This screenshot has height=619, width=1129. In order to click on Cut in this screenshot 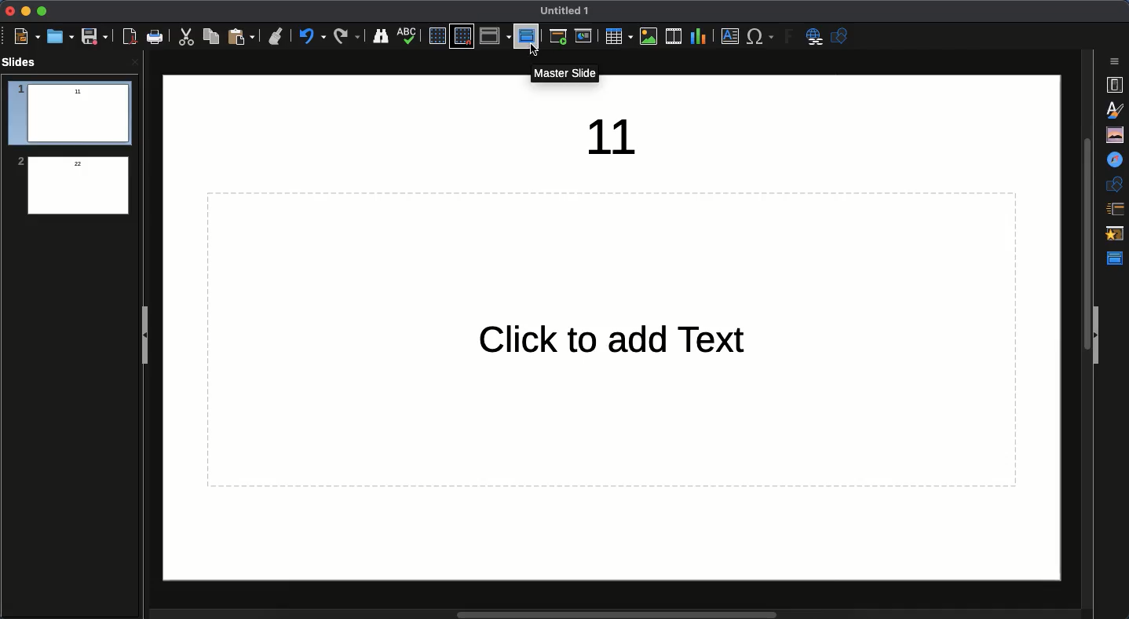, I will do `click(188, 37)`.